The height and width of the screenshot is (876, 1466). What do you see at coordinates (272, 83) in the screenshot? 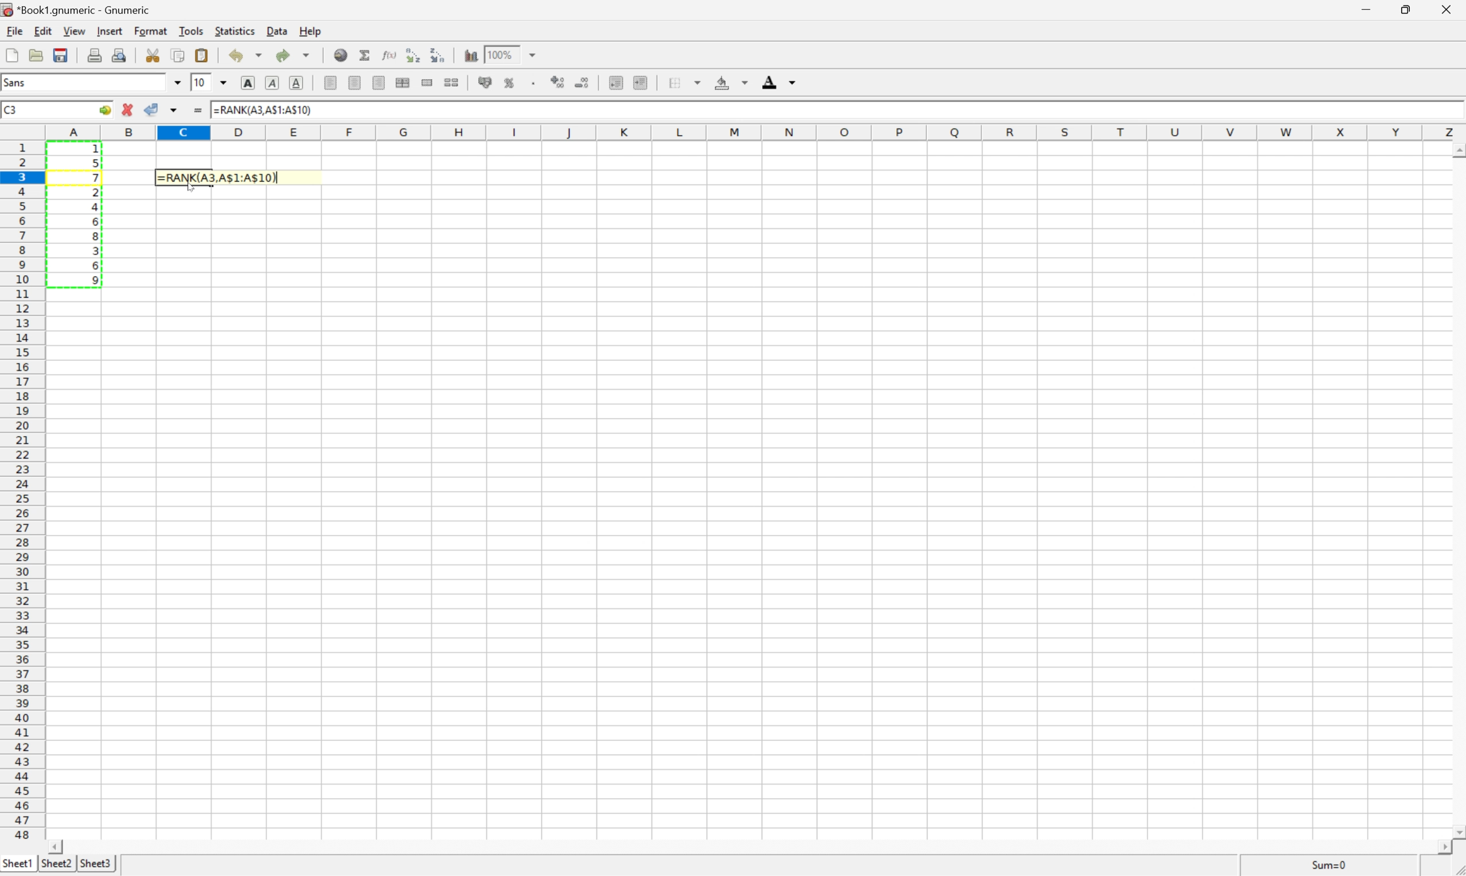
I see `italic` at bounding box center [272, 83].